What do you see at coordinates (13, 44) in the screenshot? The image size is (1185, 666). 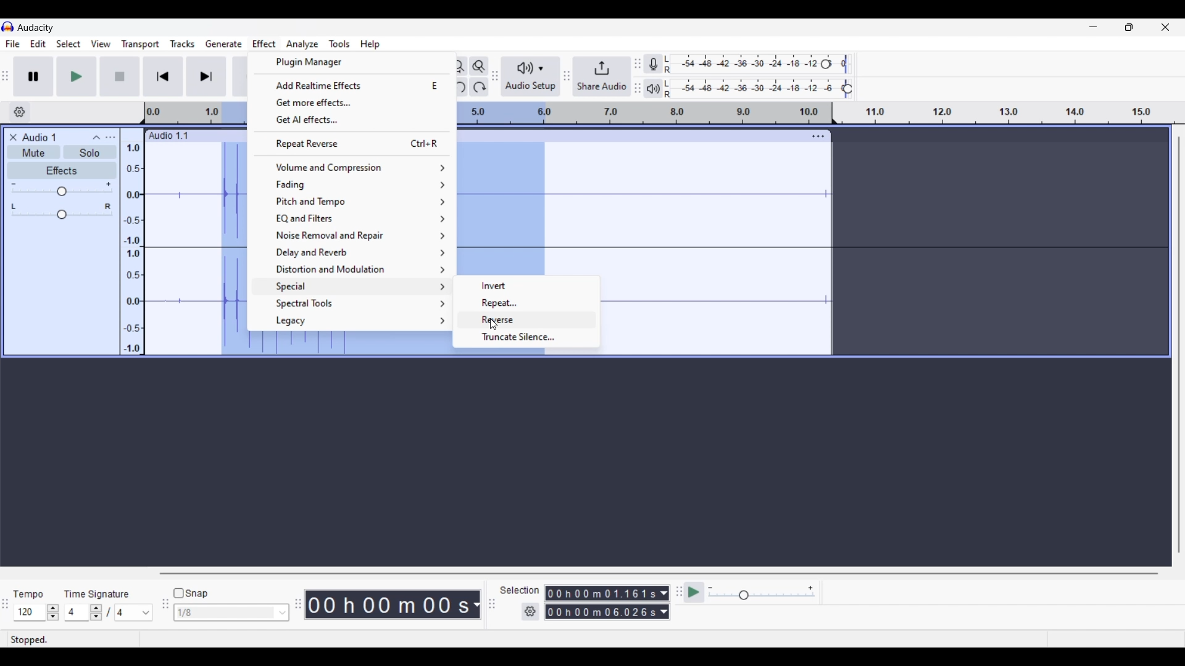 I see `File menu` at bounding box center [13, 44].